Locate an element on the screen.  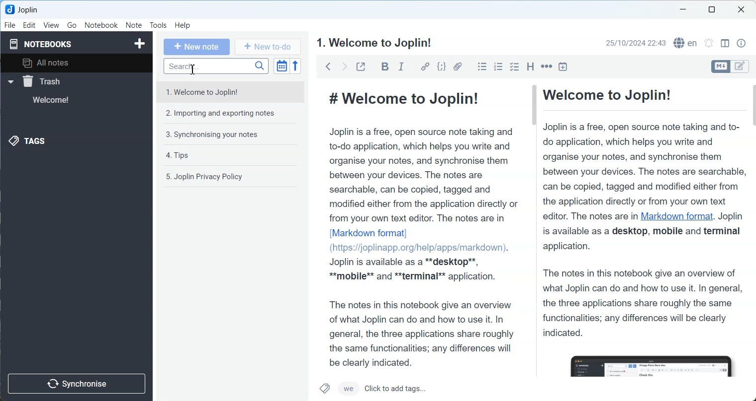
Create Notebook is located at coordinates (138, 44).